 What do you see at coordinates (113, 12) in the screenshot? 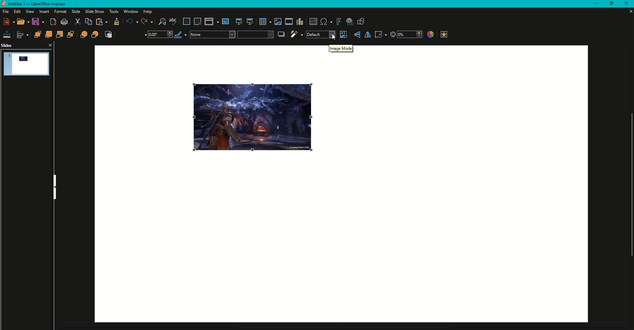
I see `Tools` at bounding box center [113, 12].